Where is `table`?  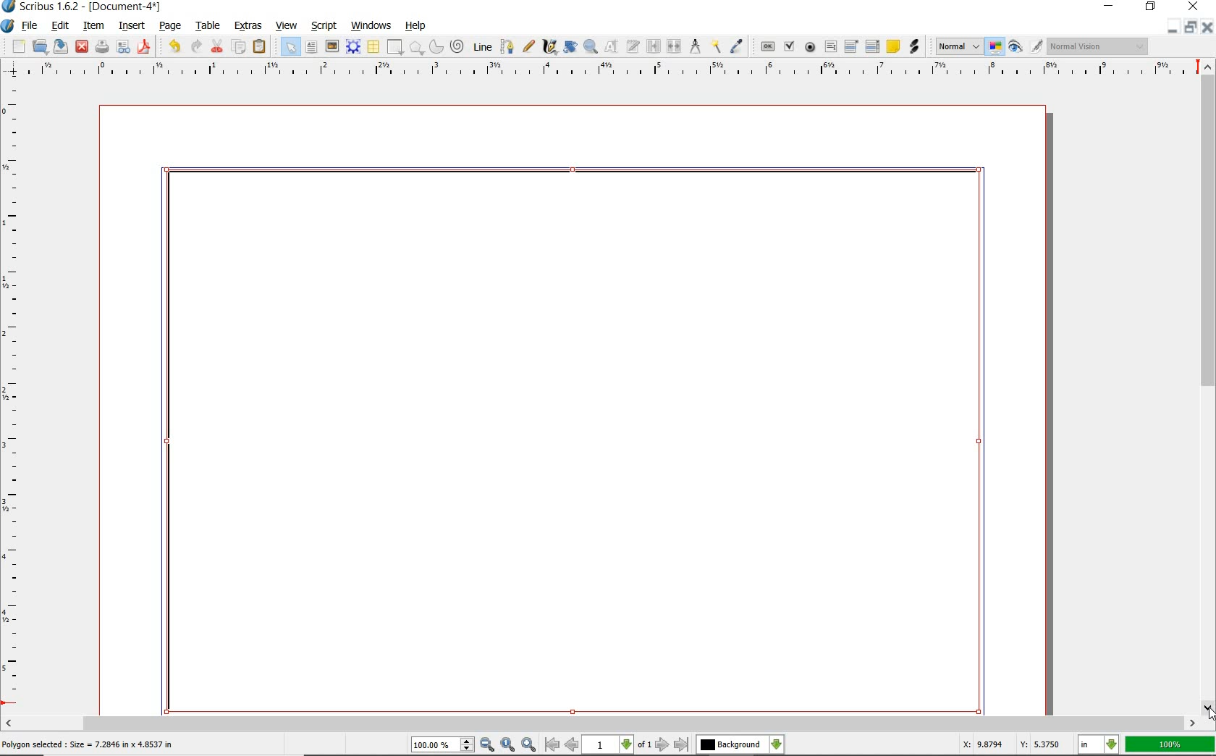
table is located at coordinates (208, 26).